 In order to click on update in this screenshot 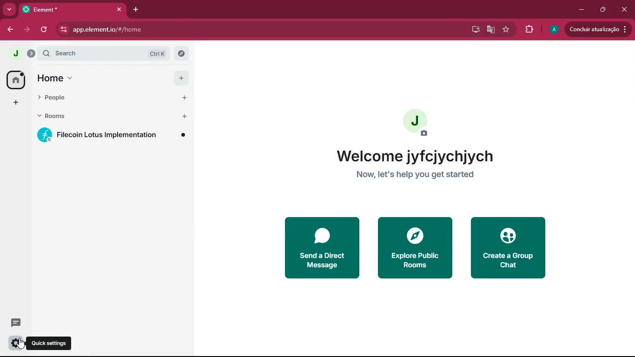, I will do `click(597, 29)`.